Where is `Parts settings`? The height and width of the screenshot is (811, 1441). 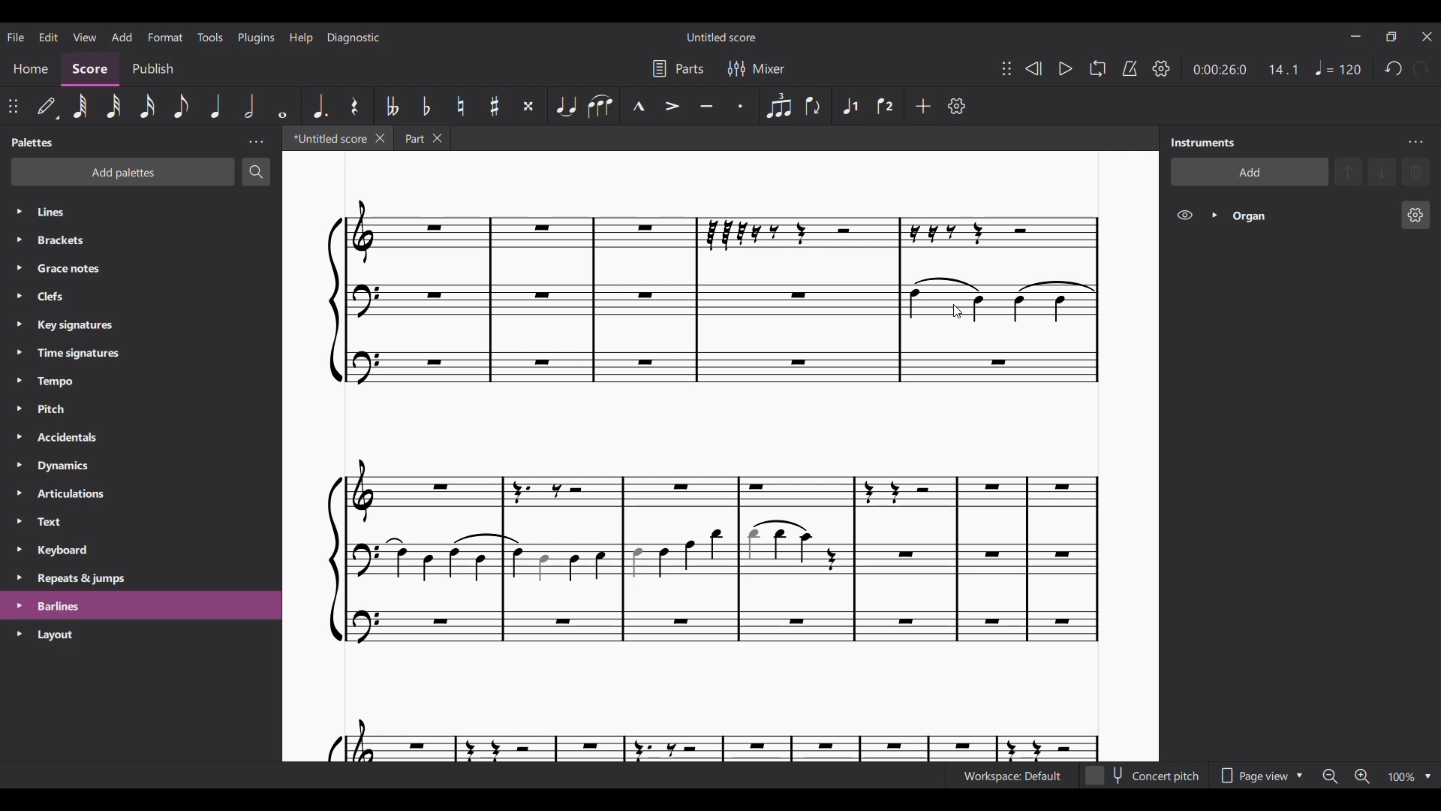 Parts settings is located at coordinates (678, 69).